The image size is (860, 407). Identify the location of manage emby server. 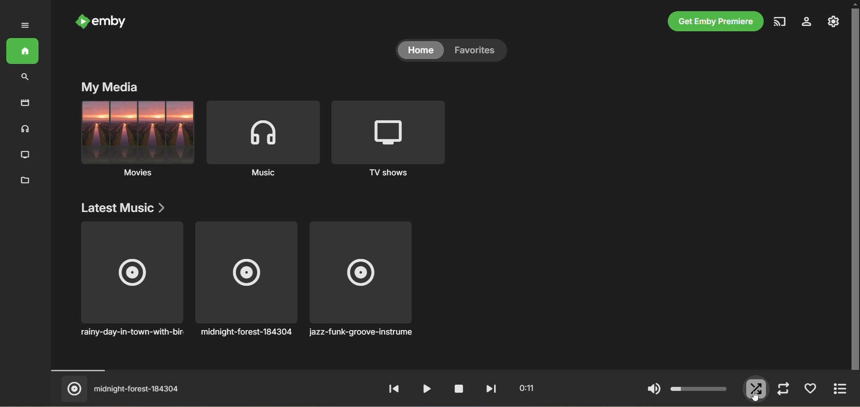
(834, 21).